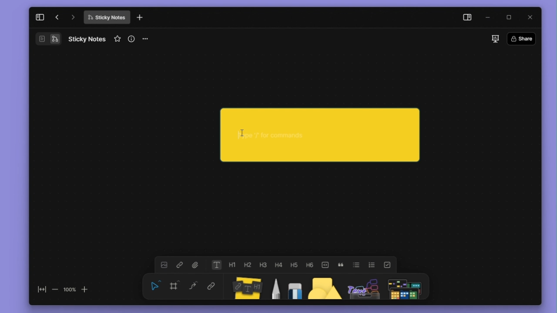 Image resolution: width=557 pixels, height=313 pixels. Describe the element at coordinates (279, 264) in the screenshot. I see `heading` at that location.